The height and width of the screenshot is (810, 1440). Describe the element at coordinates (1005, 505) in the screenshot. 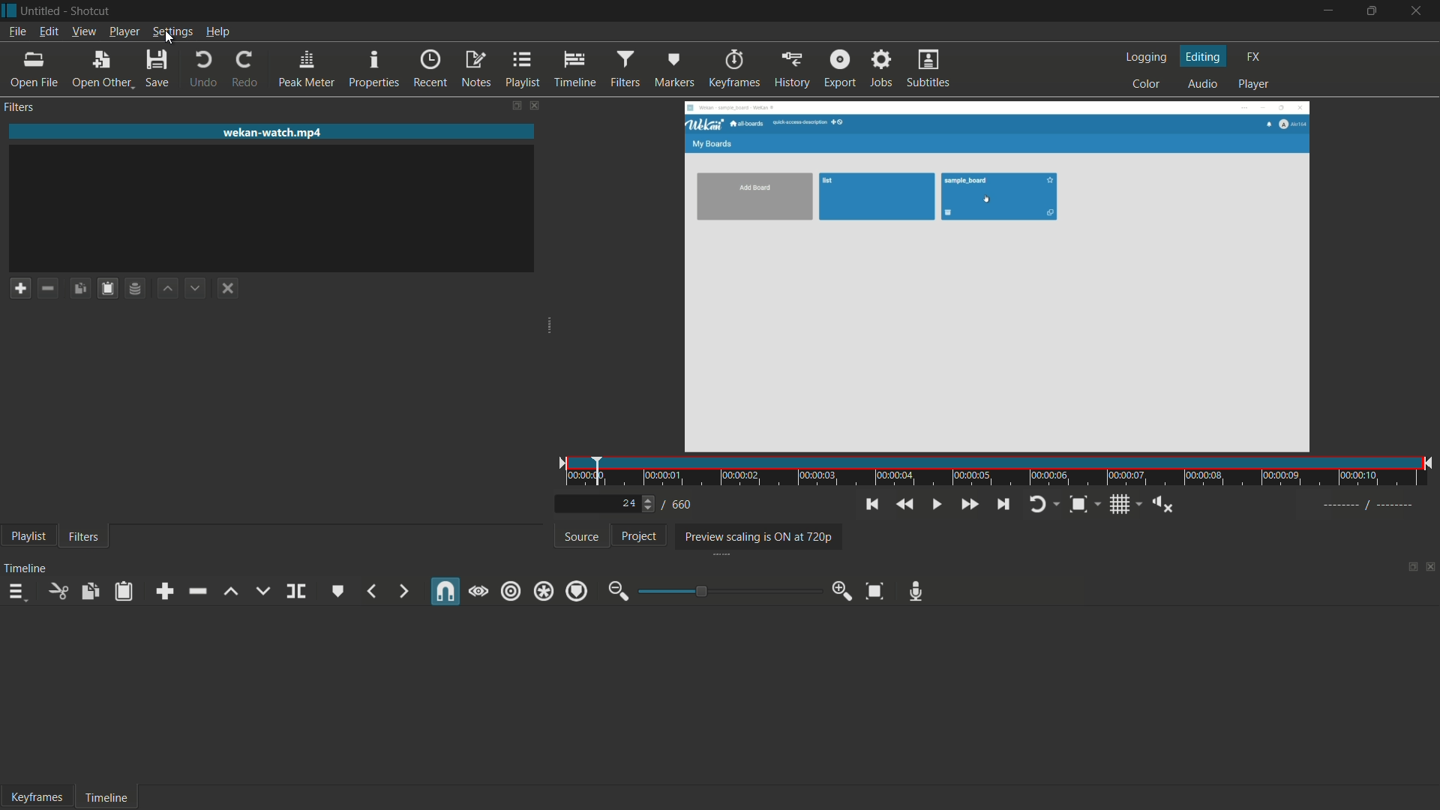

I see `skip to the next point` at that location.